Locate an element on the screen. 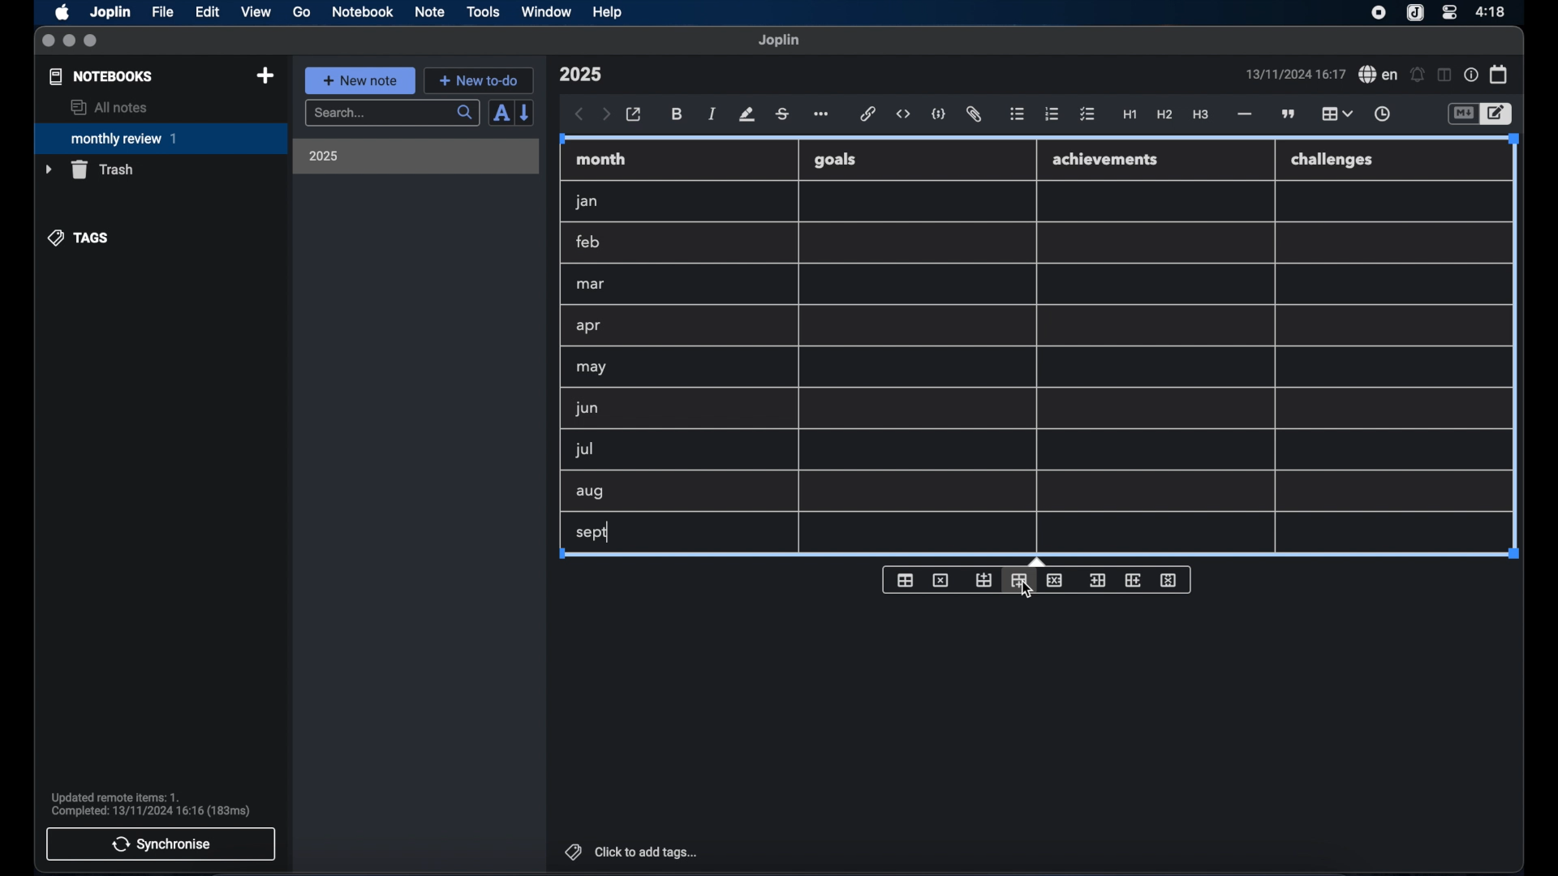 This screenshot has height=876, width=1558. 2025 is located at coordinates (324, 156).